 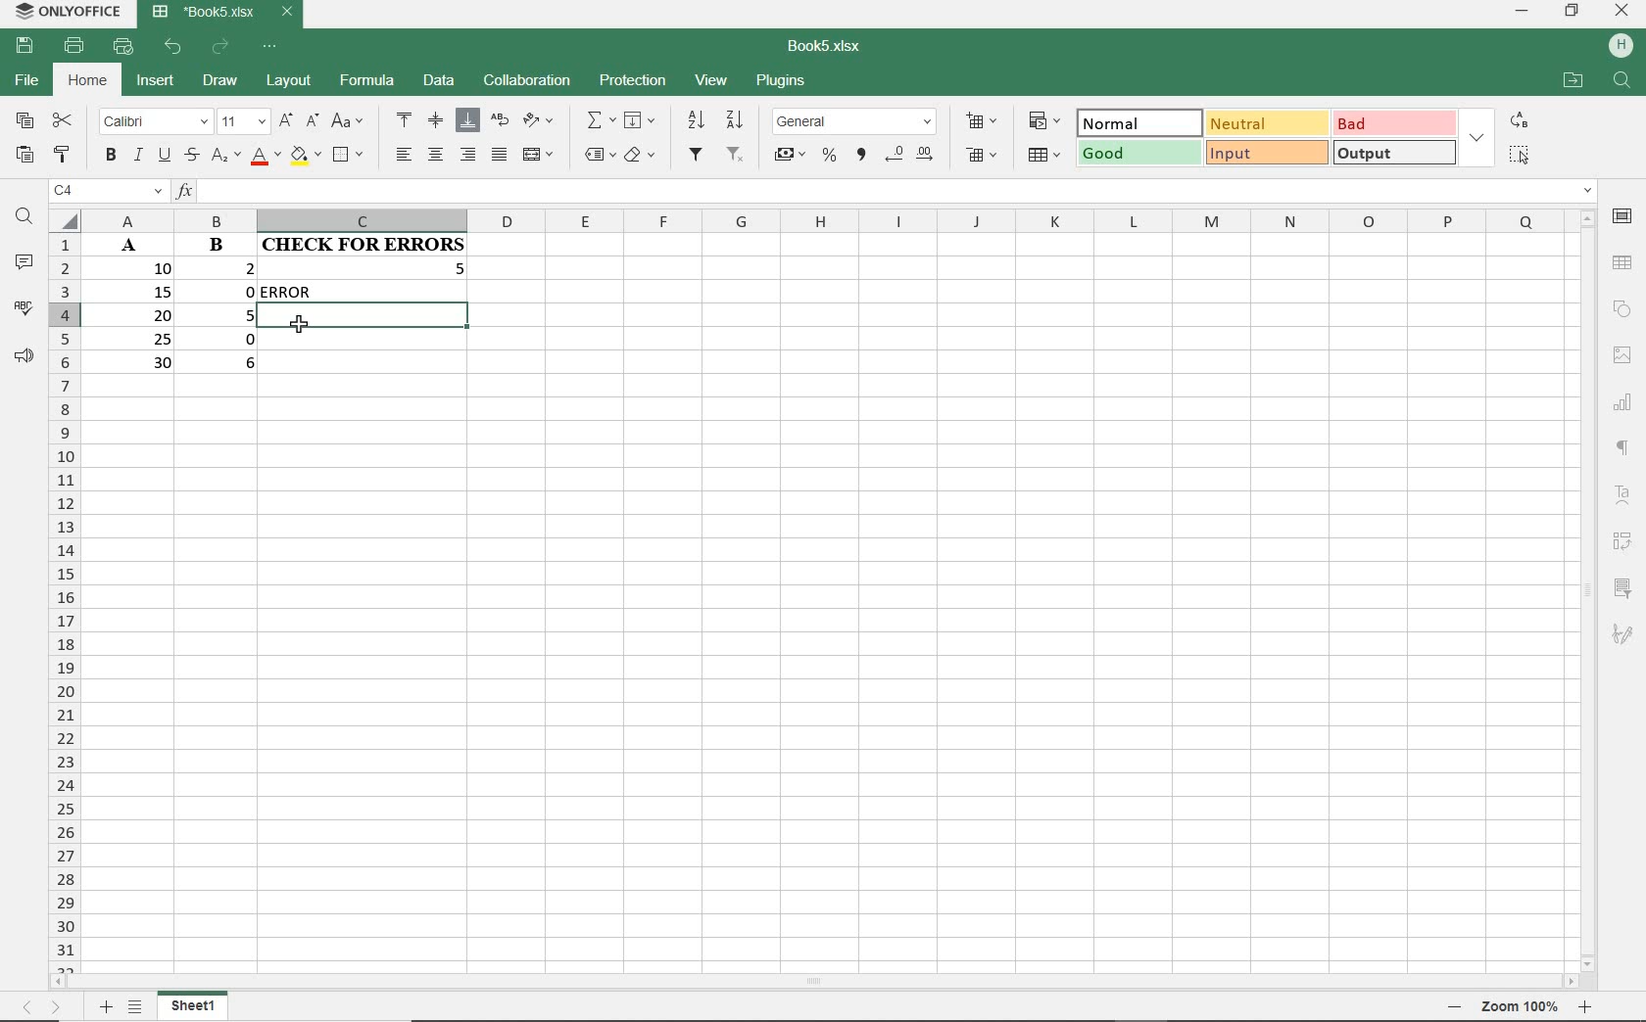 What do you see at coordinates (863, 157) in the screenshot?
I see `COMMA STYLE` at bounding box center [863, 157].